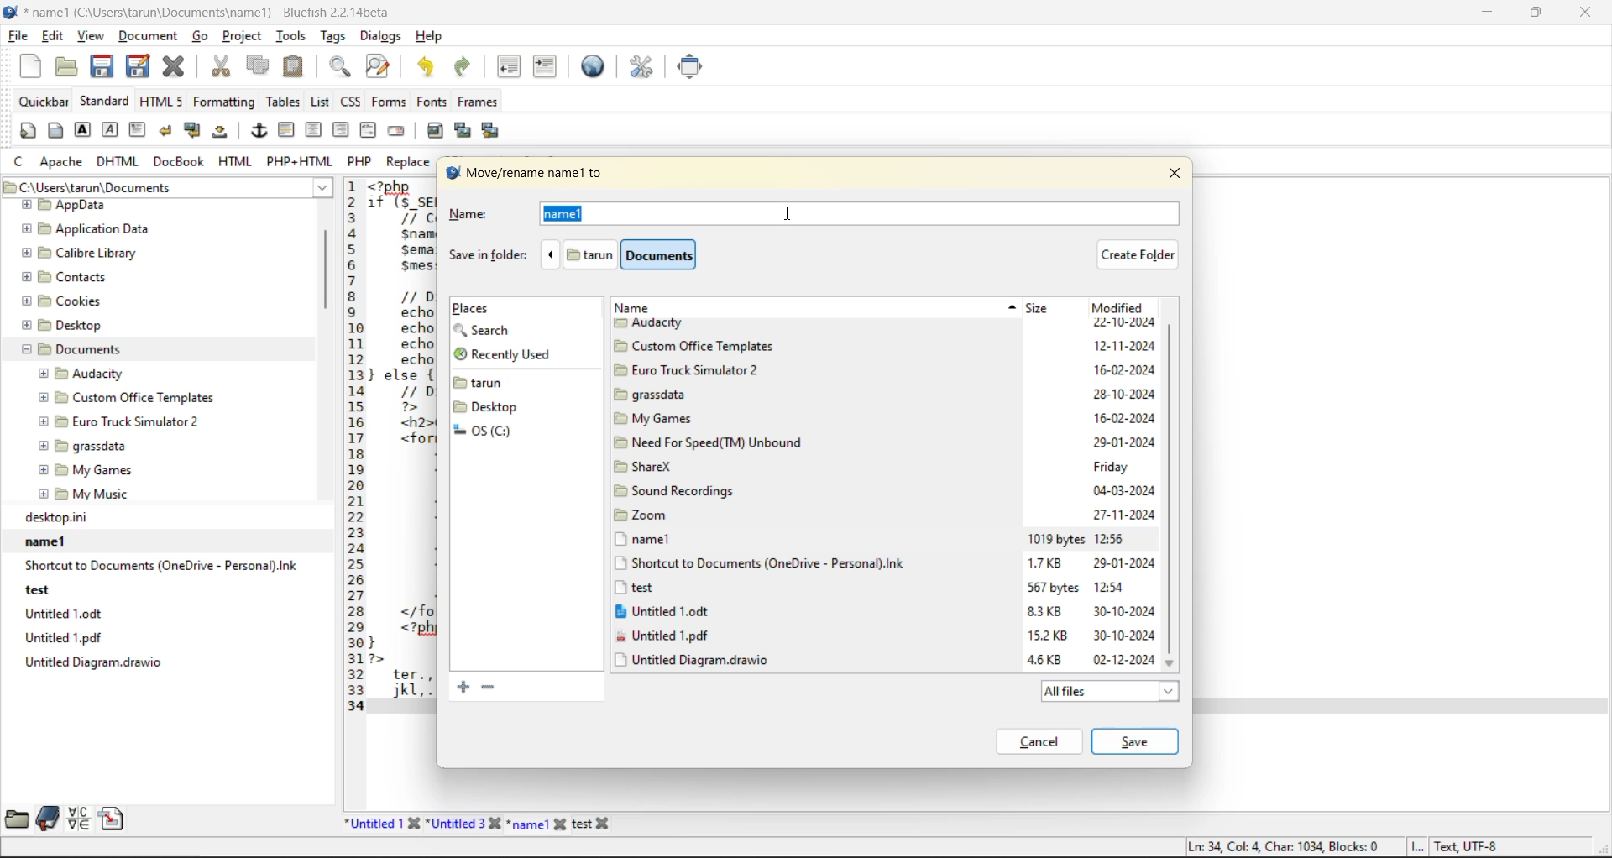 This screenshot has width=1612, height=858. Describe the element at coordinates (1056, 602) in the screenshot. I see `size` at that location.